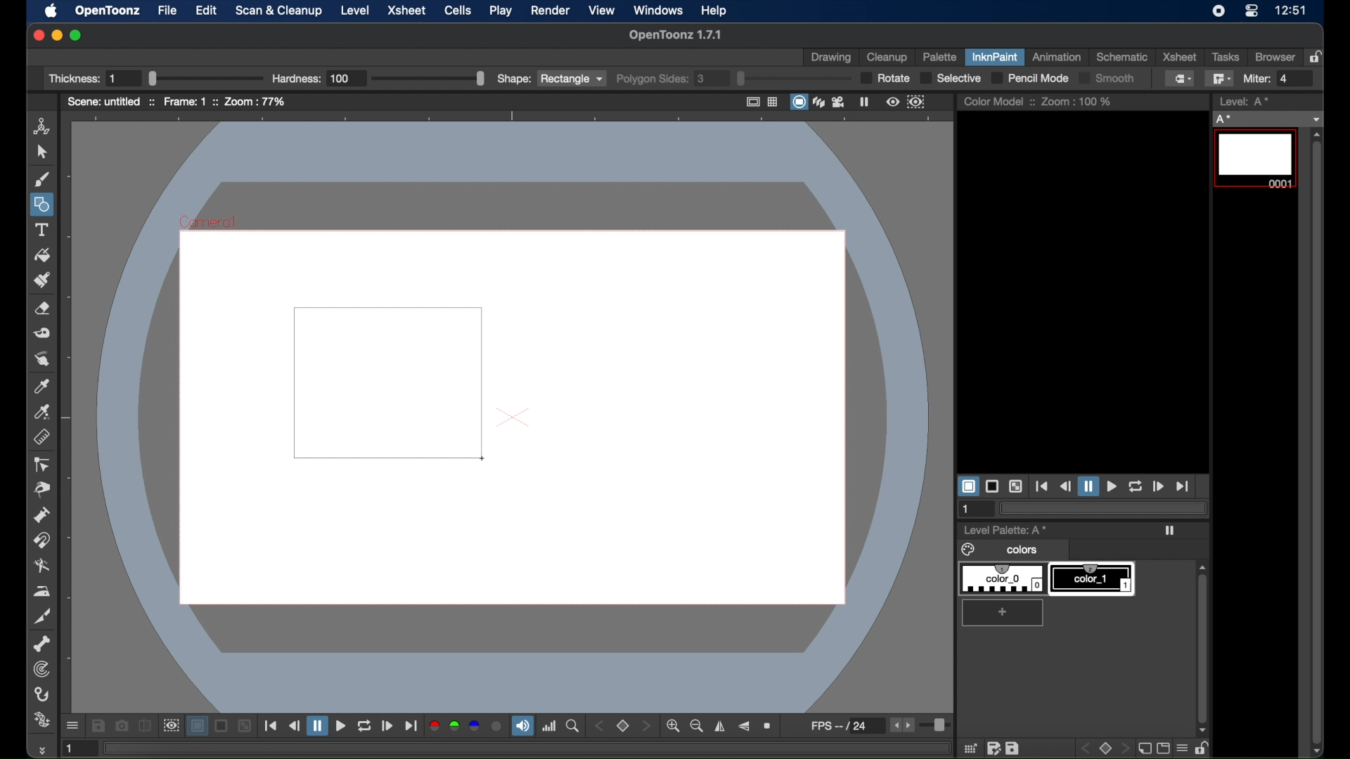 The image size is (1350, 759). Describe the element at coordinates (222, 726) in the screenshot. I see `black background` at that location.